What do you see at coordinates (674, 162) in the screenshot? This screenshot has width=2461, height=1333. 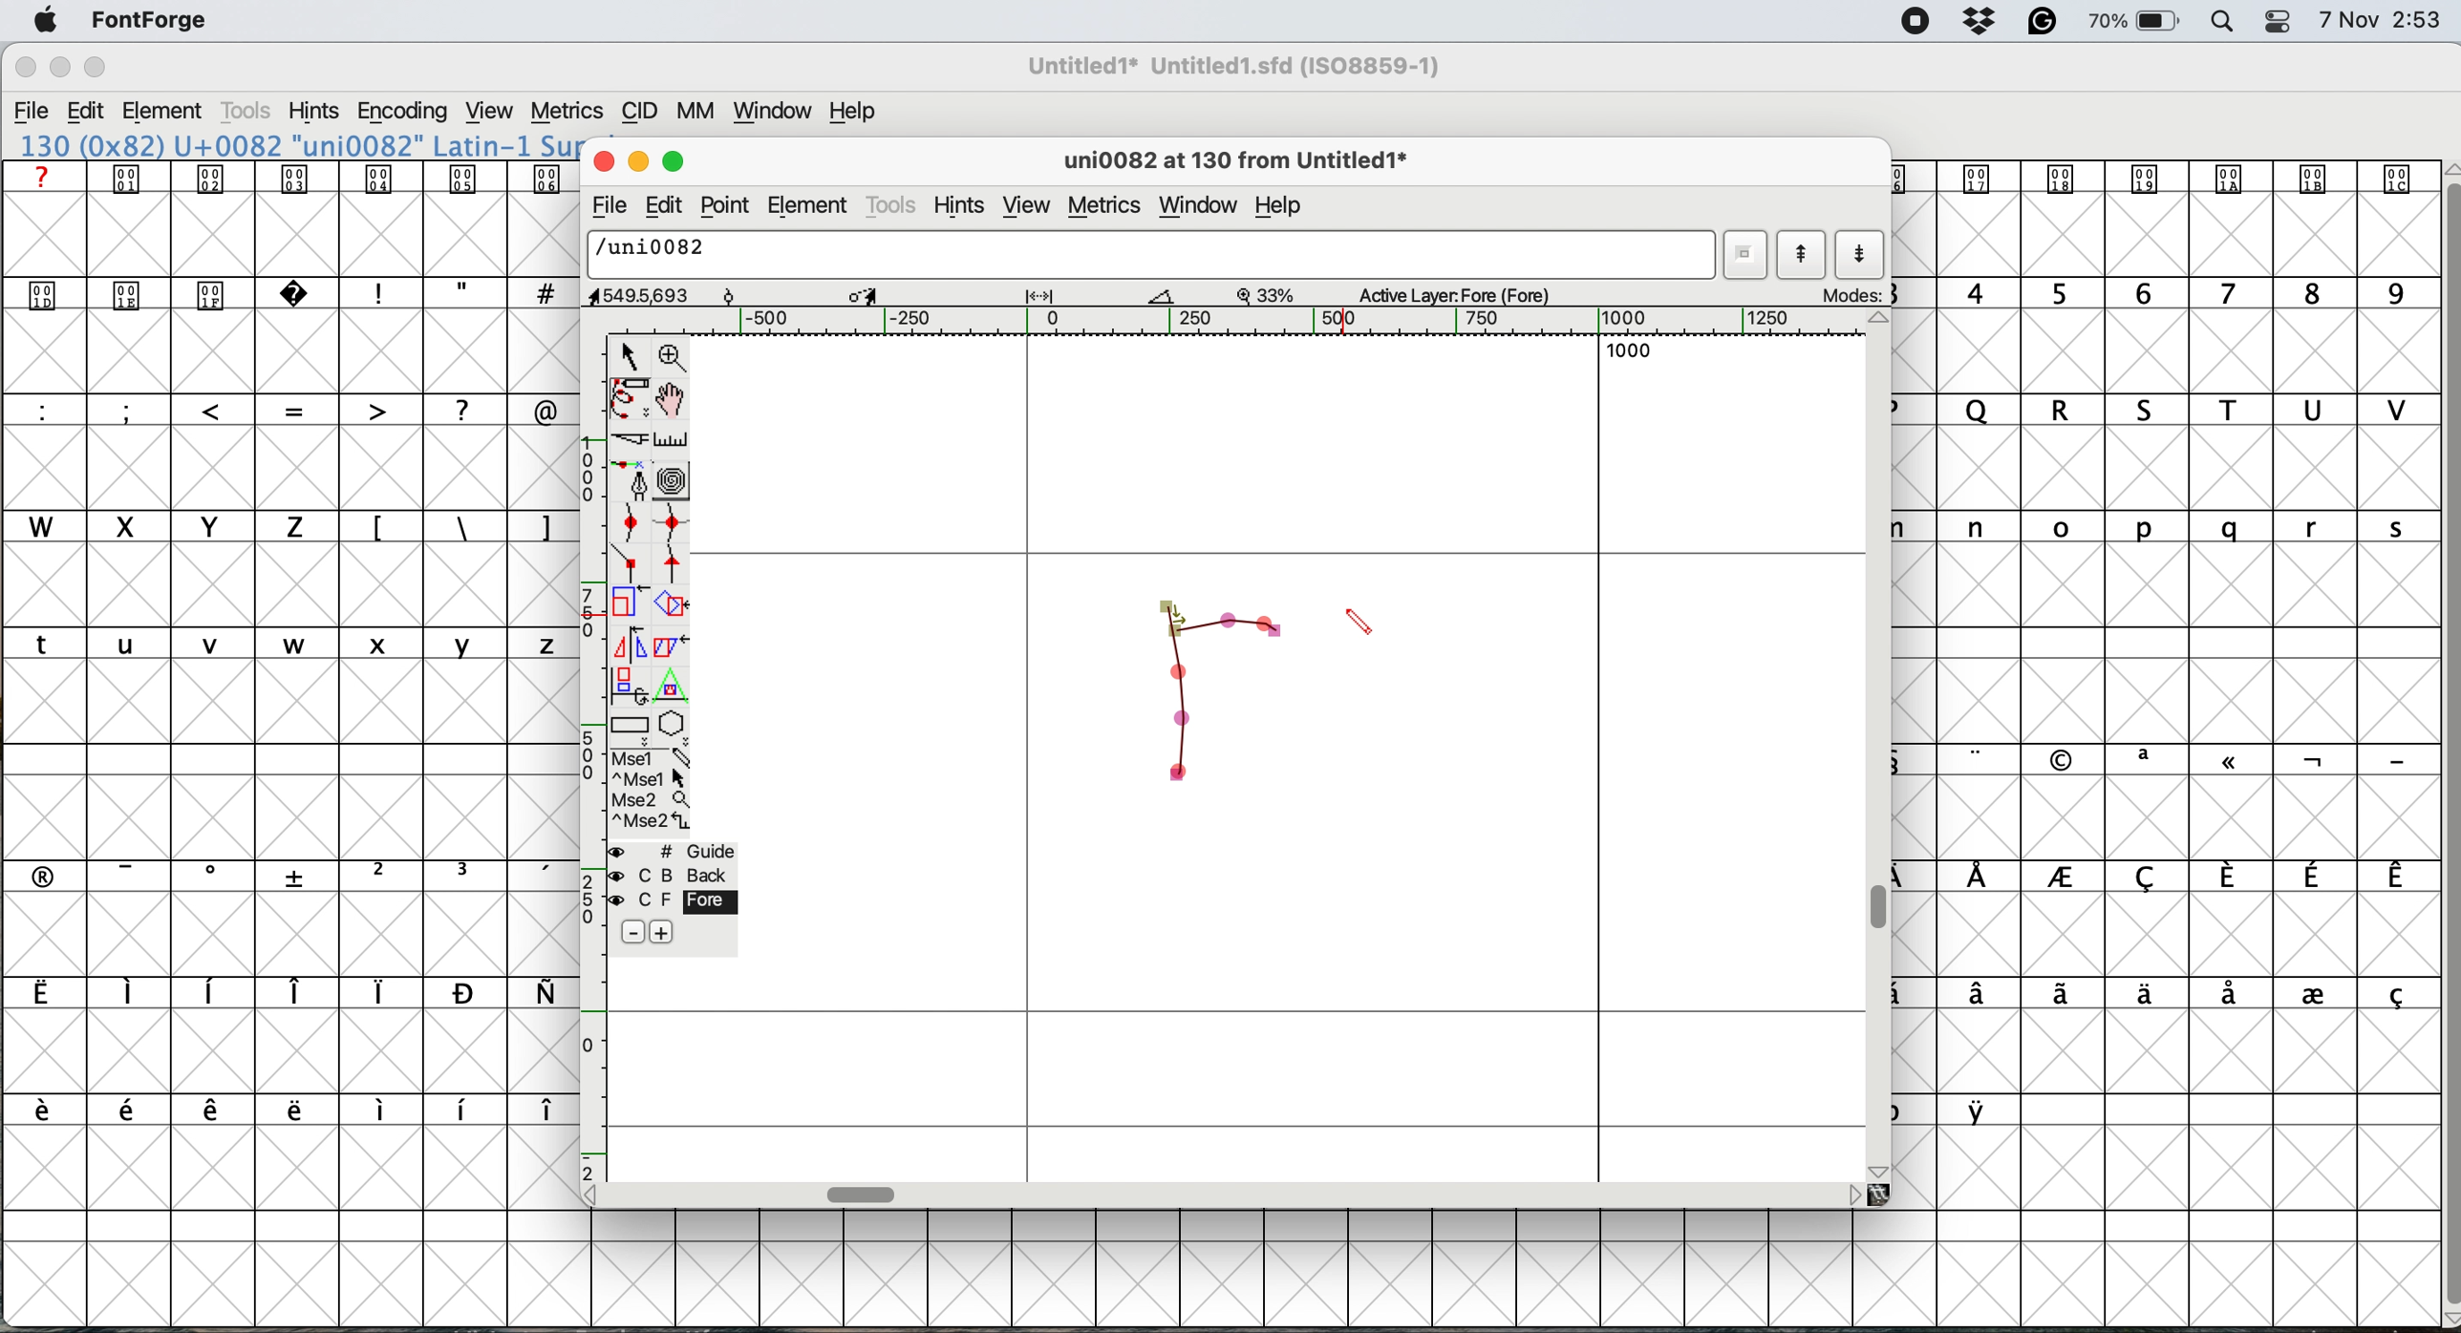 I see `maximise` at bounding box center [674, 162].